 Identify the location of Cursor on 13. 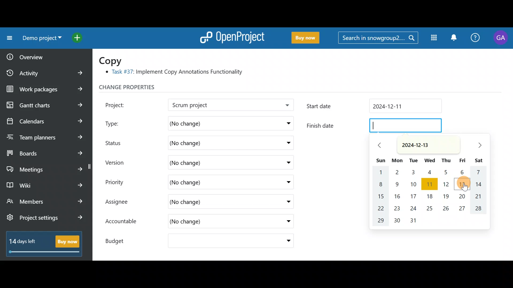
(464, 183).